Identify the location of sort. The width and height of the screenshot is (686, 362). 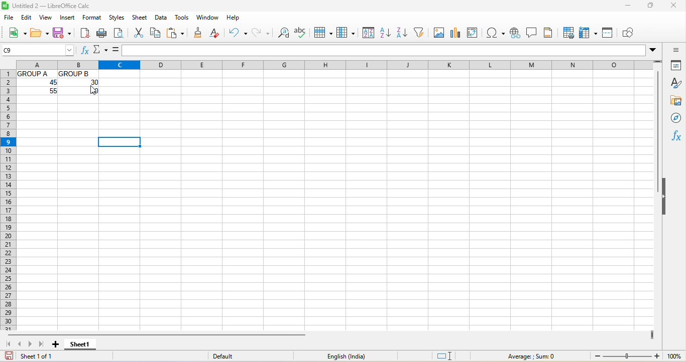
(367, 33).